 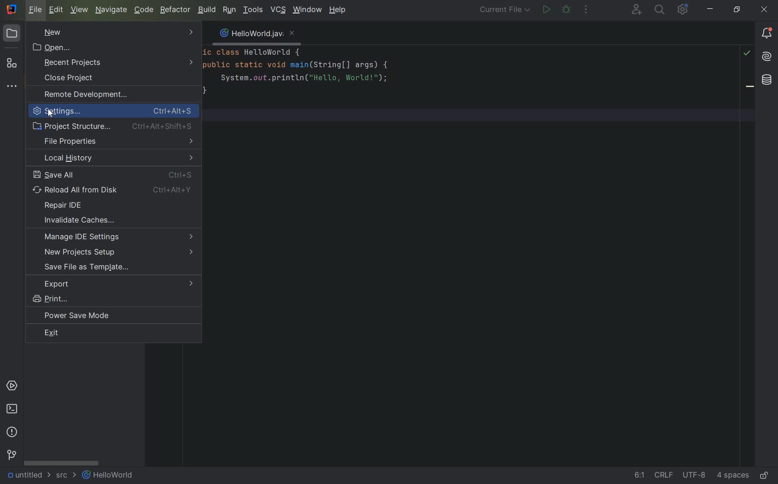 I want to click on reload all from disk, so click(x=114, y=190).